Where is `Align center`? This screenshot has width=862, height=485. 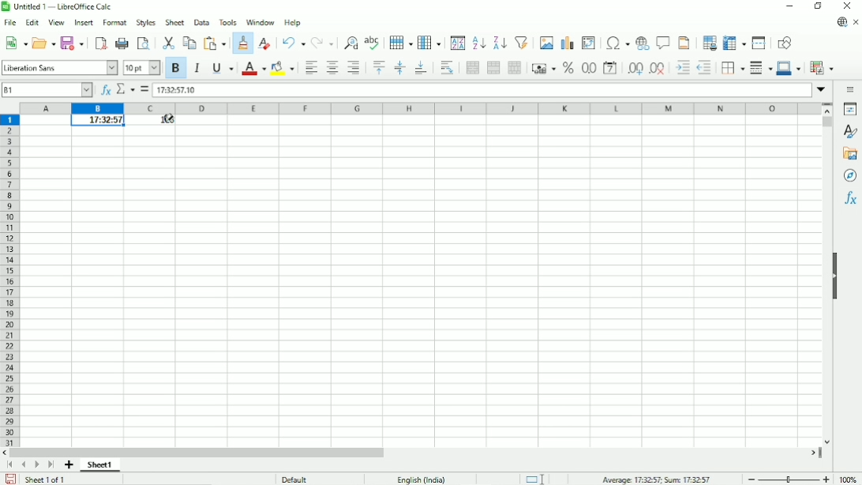
Align center is located at coordinates (332, 67).